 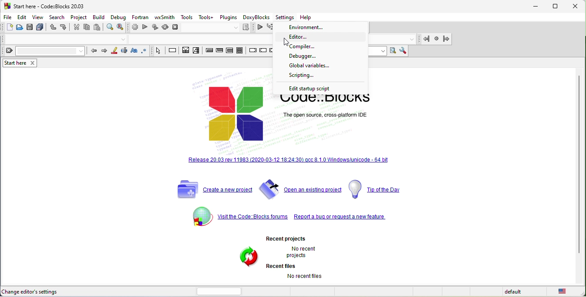 What do you see at coordinates (314, 57) in the screenshot?
I see `debugger` at bounding box center [314, 57].